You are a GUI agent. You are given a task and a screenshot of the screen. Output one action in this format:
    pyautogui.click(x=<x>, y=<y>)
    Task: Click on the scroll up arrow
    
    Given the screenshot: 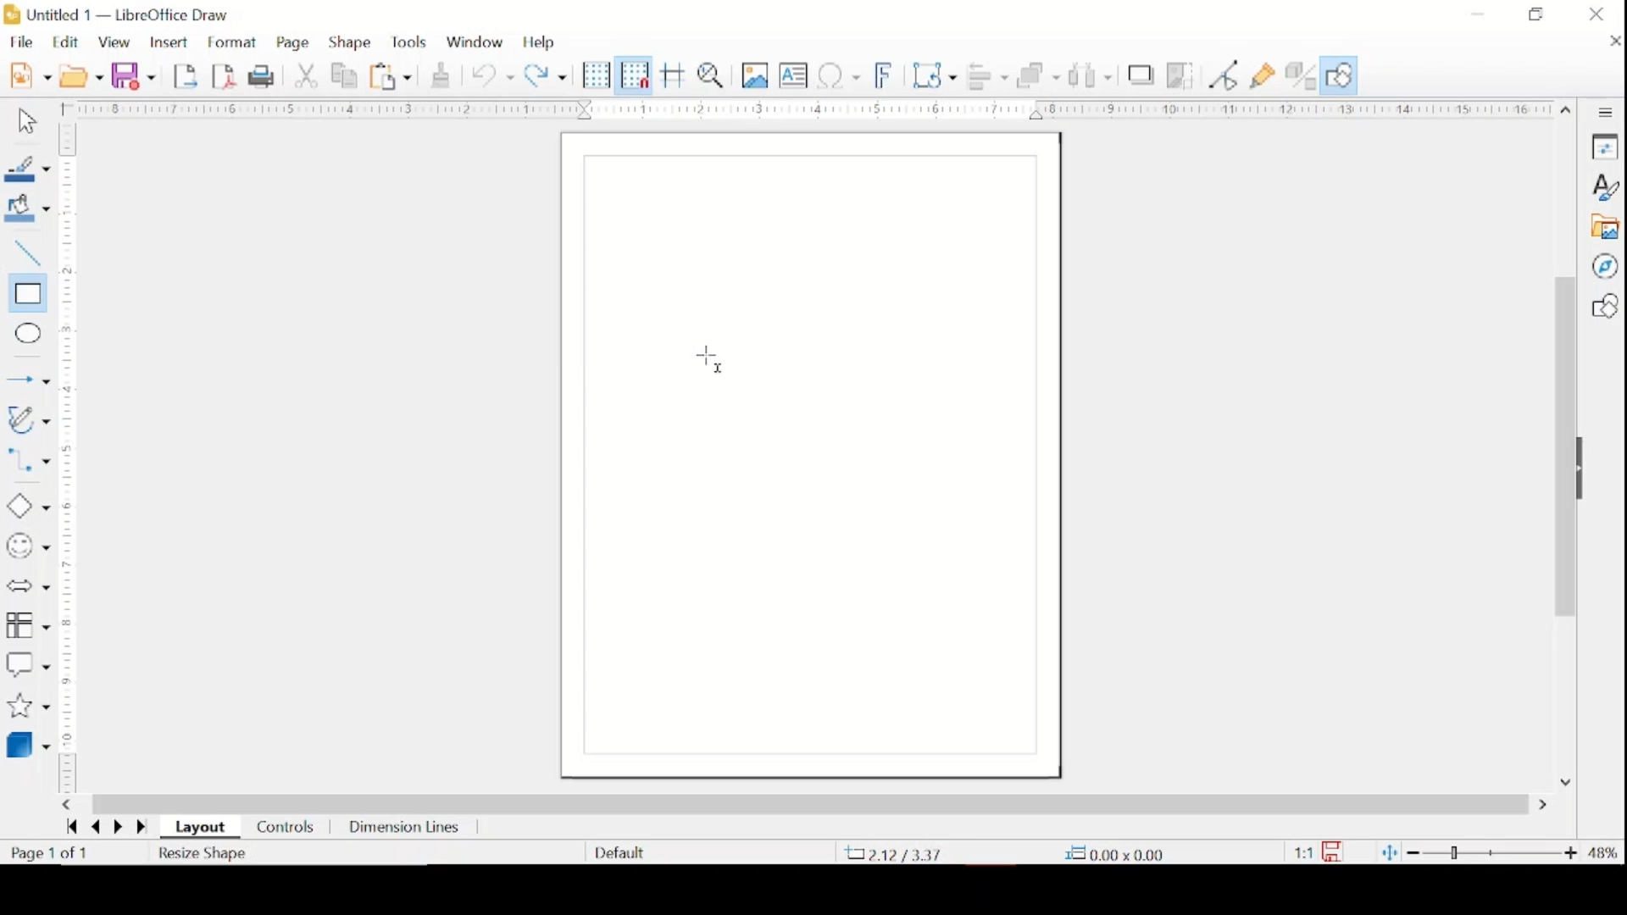 What is the action you would take?
    pyautogui.click(x=1567, y=107)
    